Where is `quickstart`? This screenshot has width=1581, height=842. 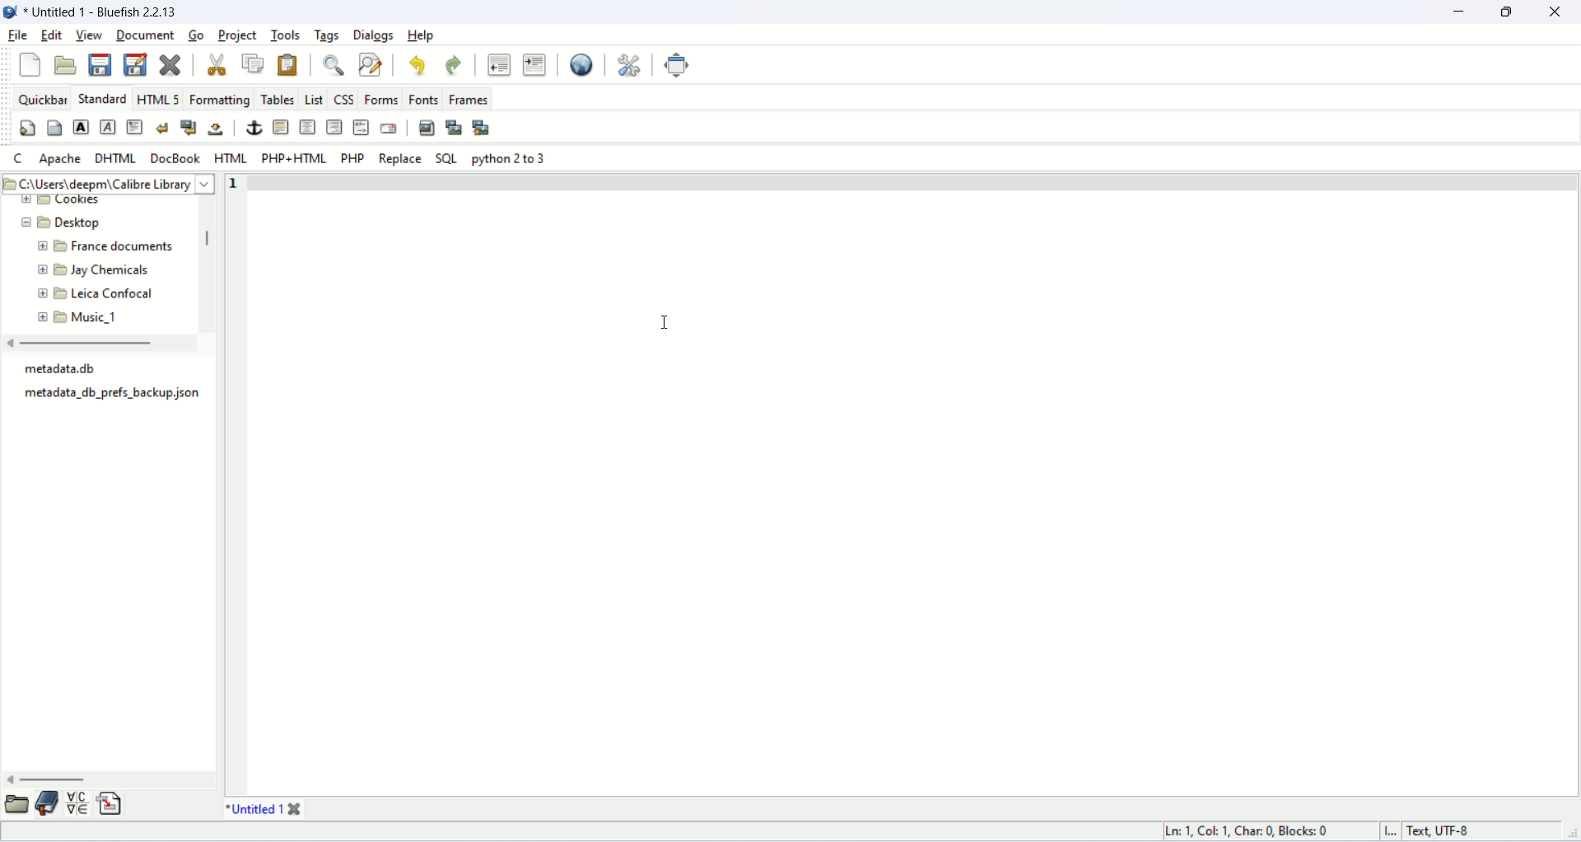 quickstart is located at coordinates (26, 129).